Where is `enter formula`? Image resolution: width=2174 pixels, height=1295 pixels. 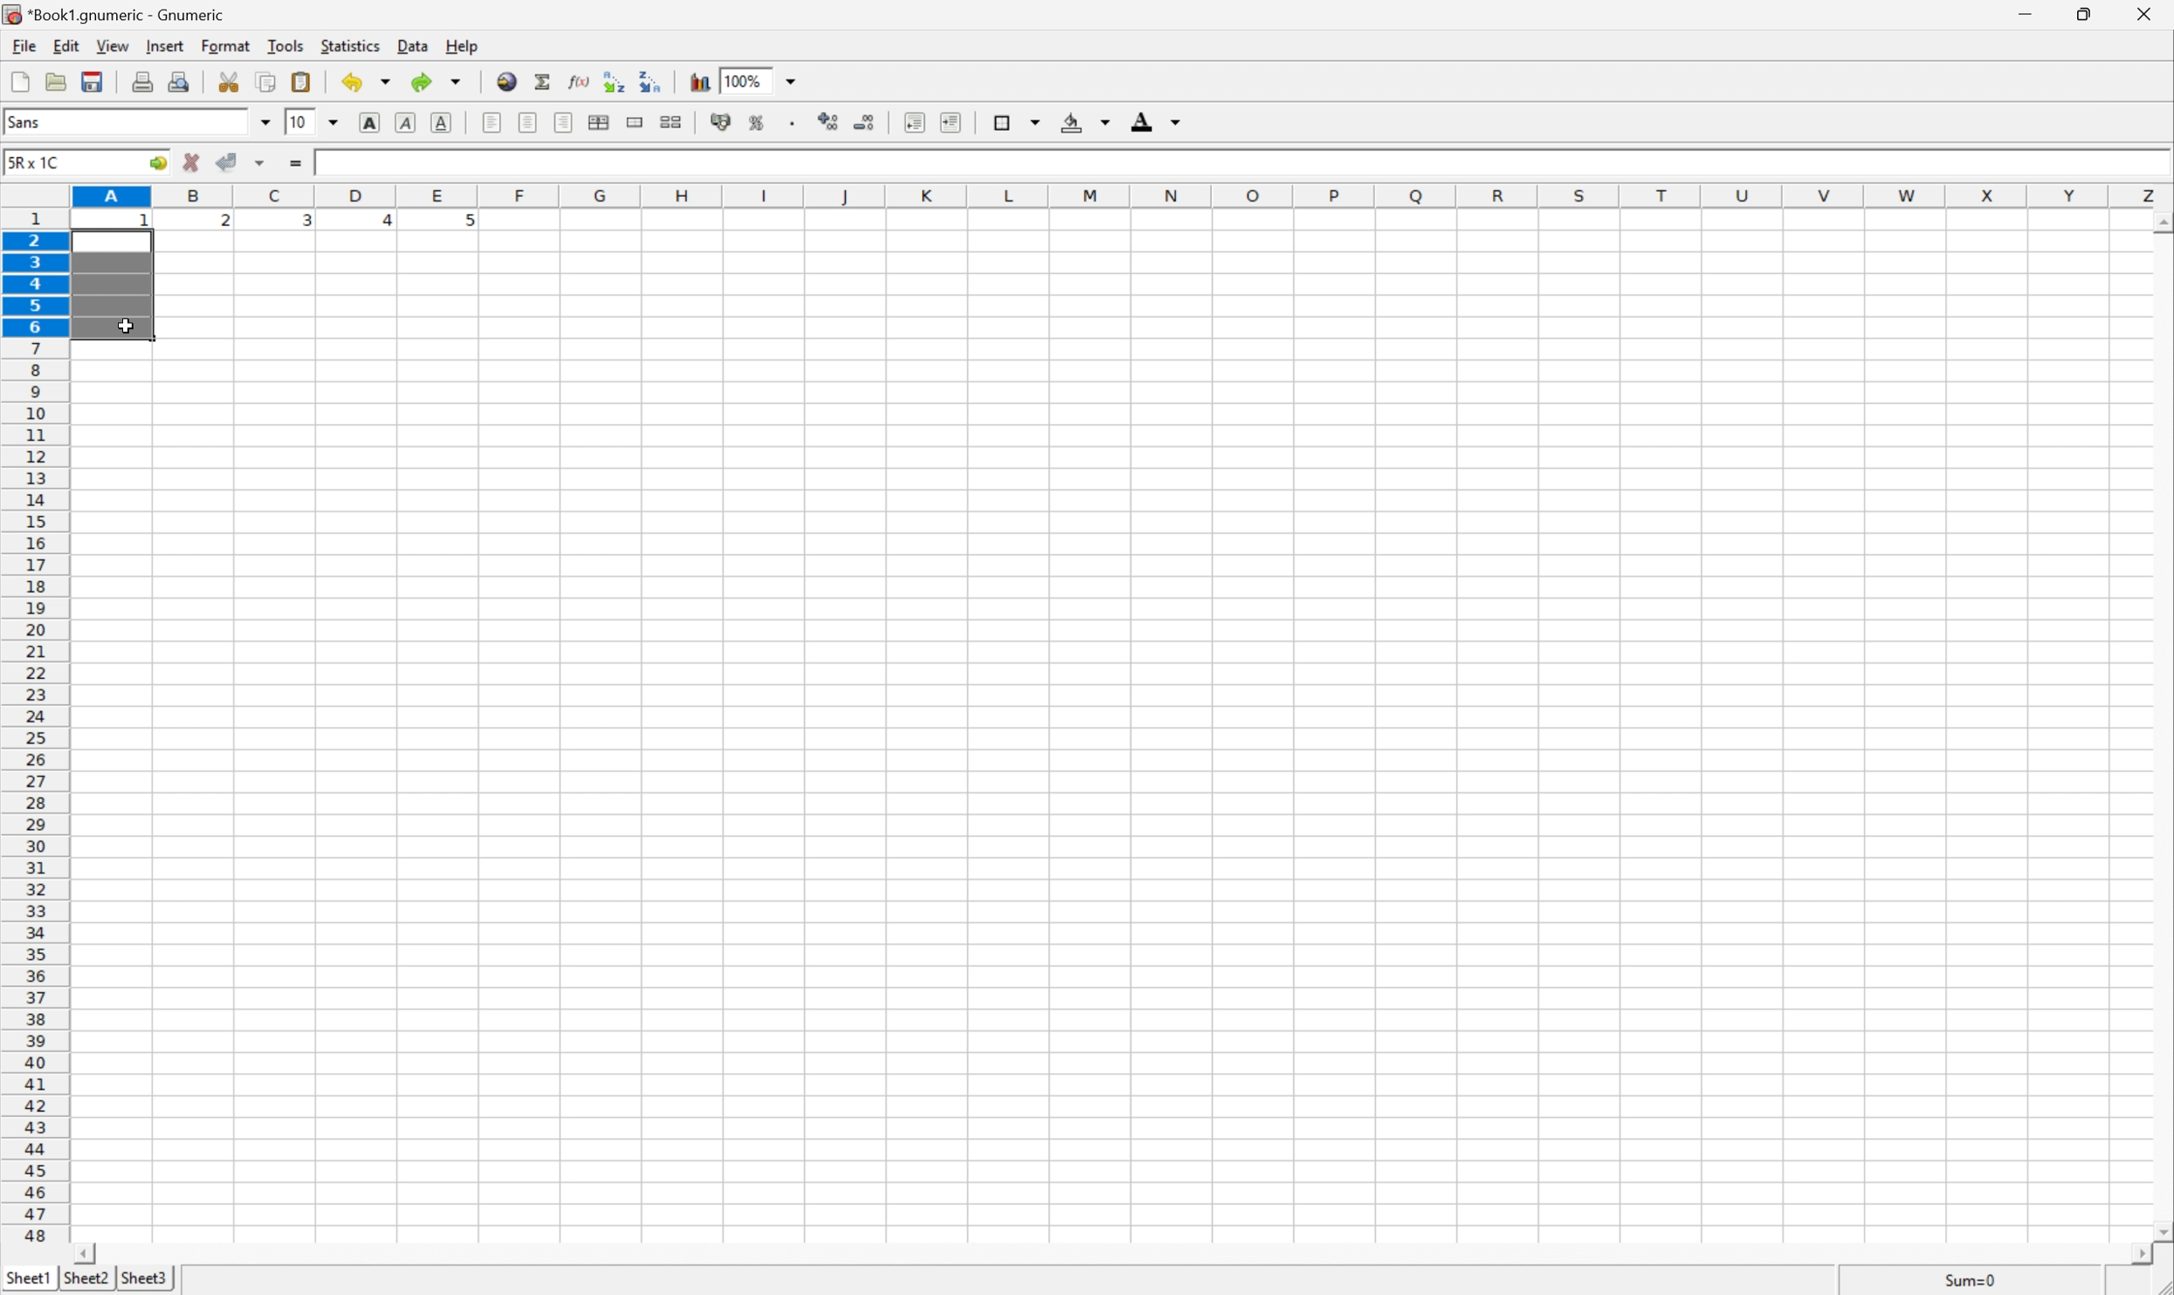
enter formula is located at coordinates (295, 164).